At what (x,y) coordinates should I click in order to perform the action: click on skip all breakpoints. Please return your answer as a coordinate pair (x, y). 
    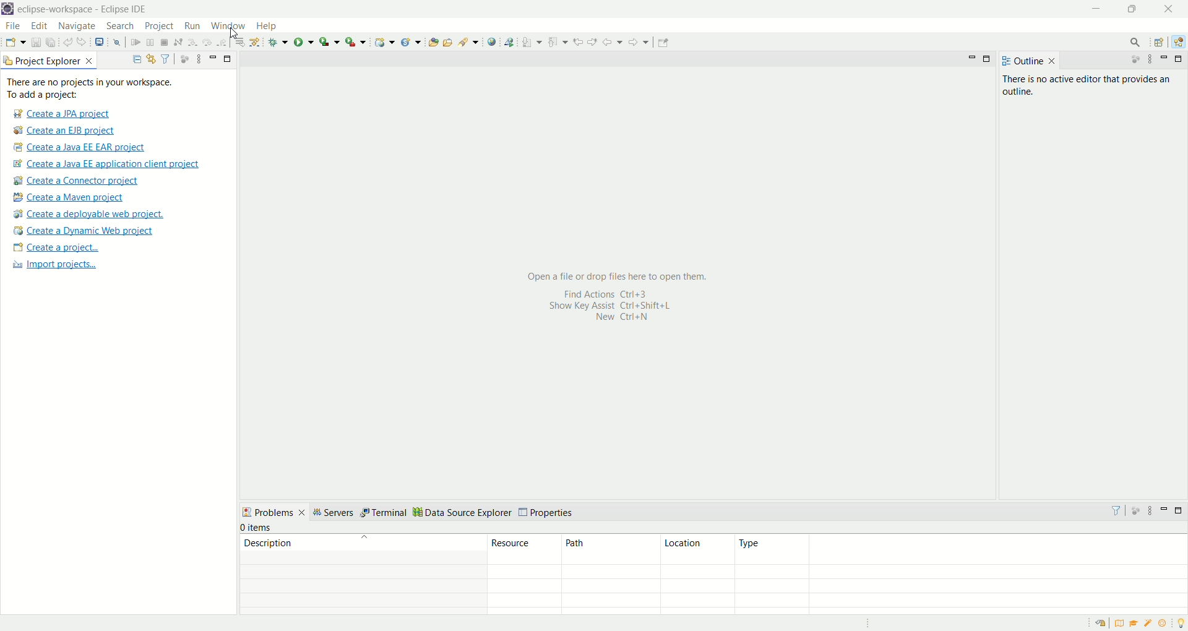
    Looking at the image, I should click on (119, 43).